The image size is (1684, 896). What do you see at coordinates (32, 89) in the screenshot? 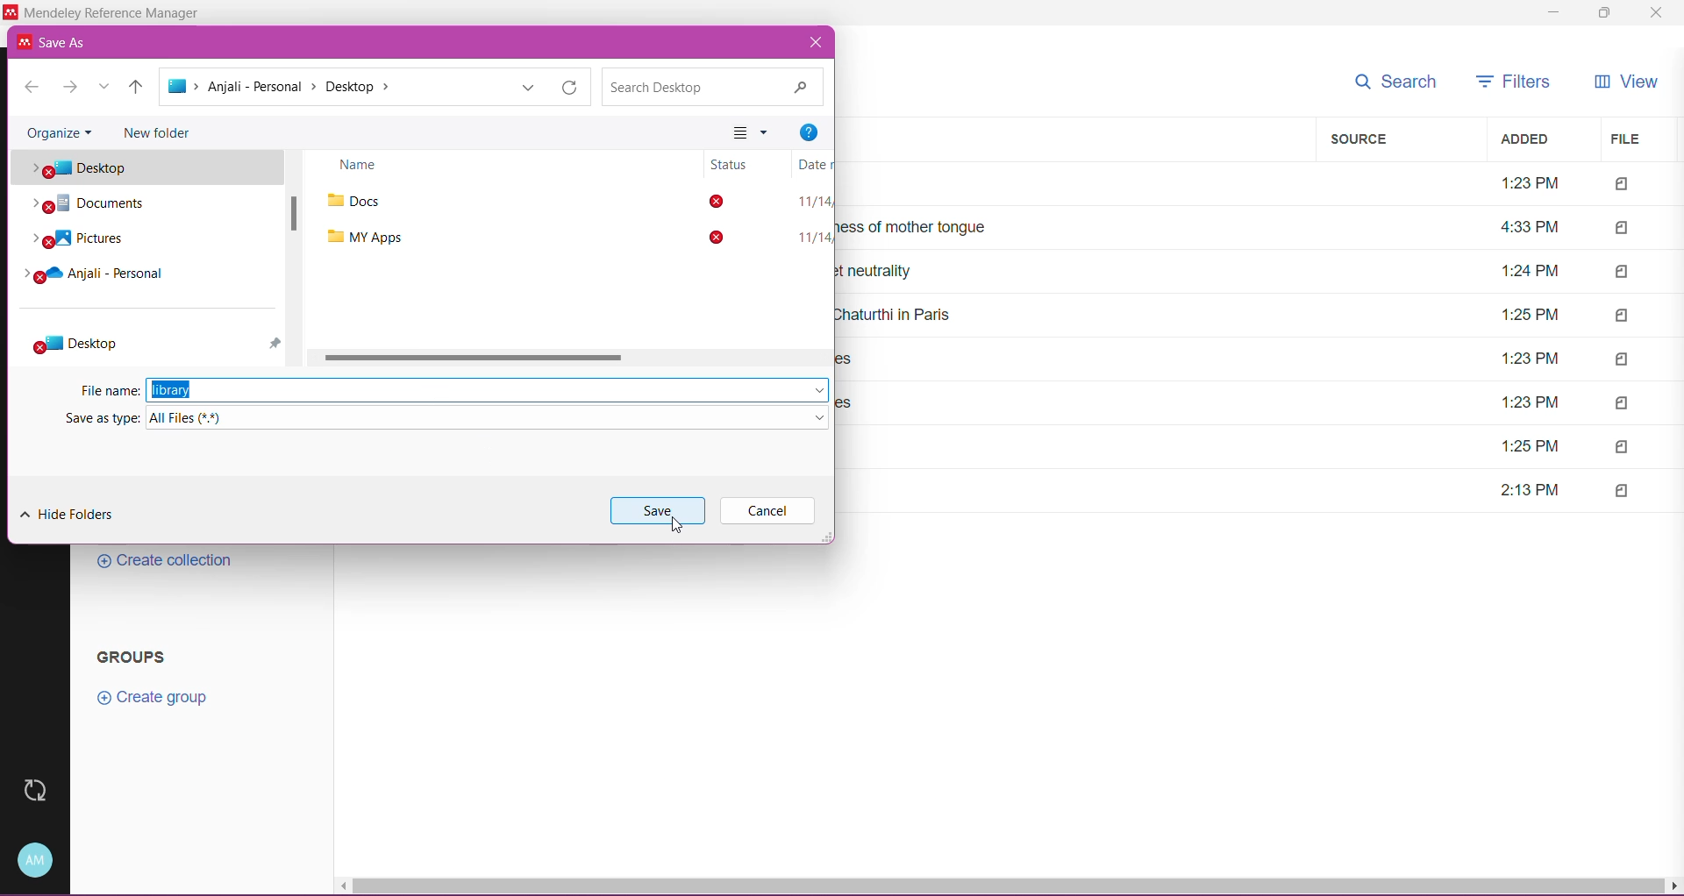
I see `Go to previous page` at bounding box center [32, 89].